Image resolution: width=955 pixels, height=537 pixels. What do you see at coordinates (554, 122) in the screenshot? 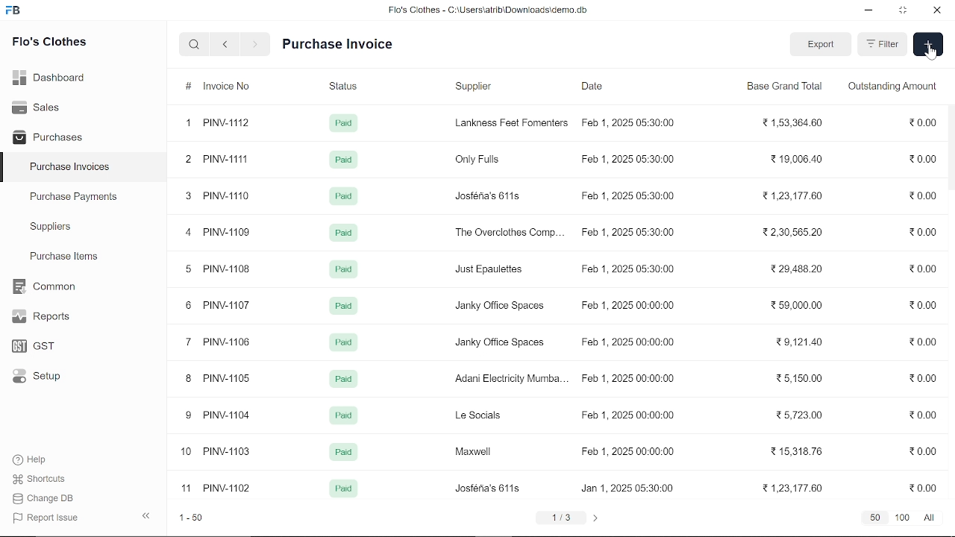
I see `1 PINV-1112 Paid Lankness Feet Fomenters Feb 1, 2025 05:30:00 21,53,364.60 20.00` at bounding box center [554, 122].